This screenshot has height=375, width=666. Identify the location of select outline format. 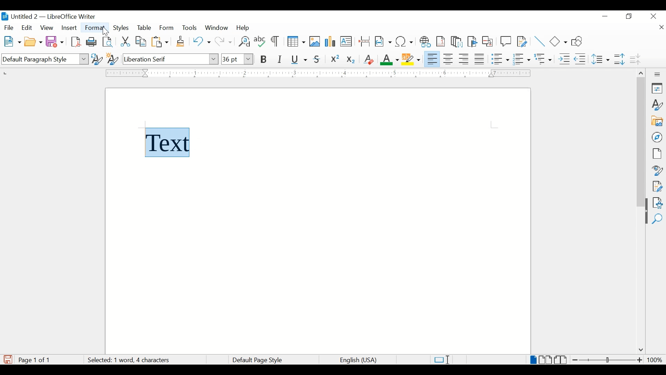
(544, 59).